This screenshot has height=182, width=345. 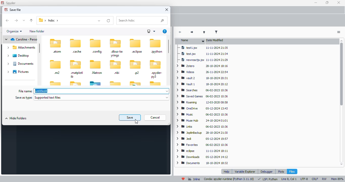 What do you see at coordinates (221, 106) in the screenshot?
I see `modified dates of folder` at bounding box center [221, 106].